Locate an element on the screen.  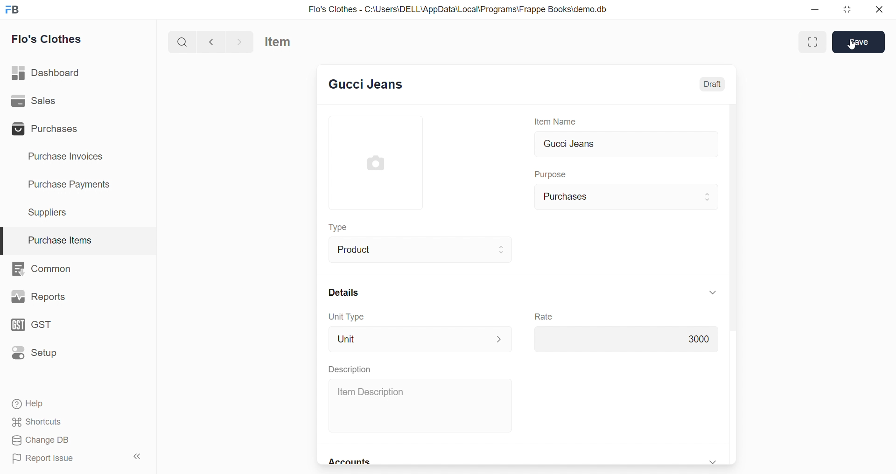
resize is located at coordinates (847, 9).